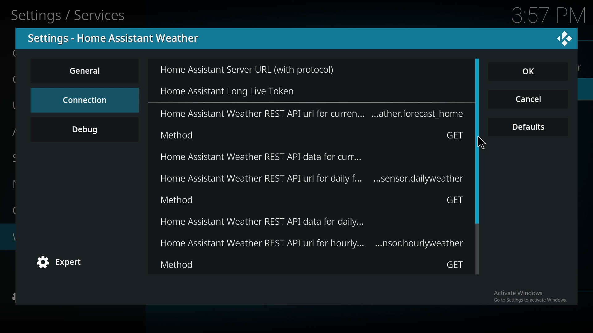  Describe the element at coordinates (86, 71) in the screenshot. I see `general` at that location.